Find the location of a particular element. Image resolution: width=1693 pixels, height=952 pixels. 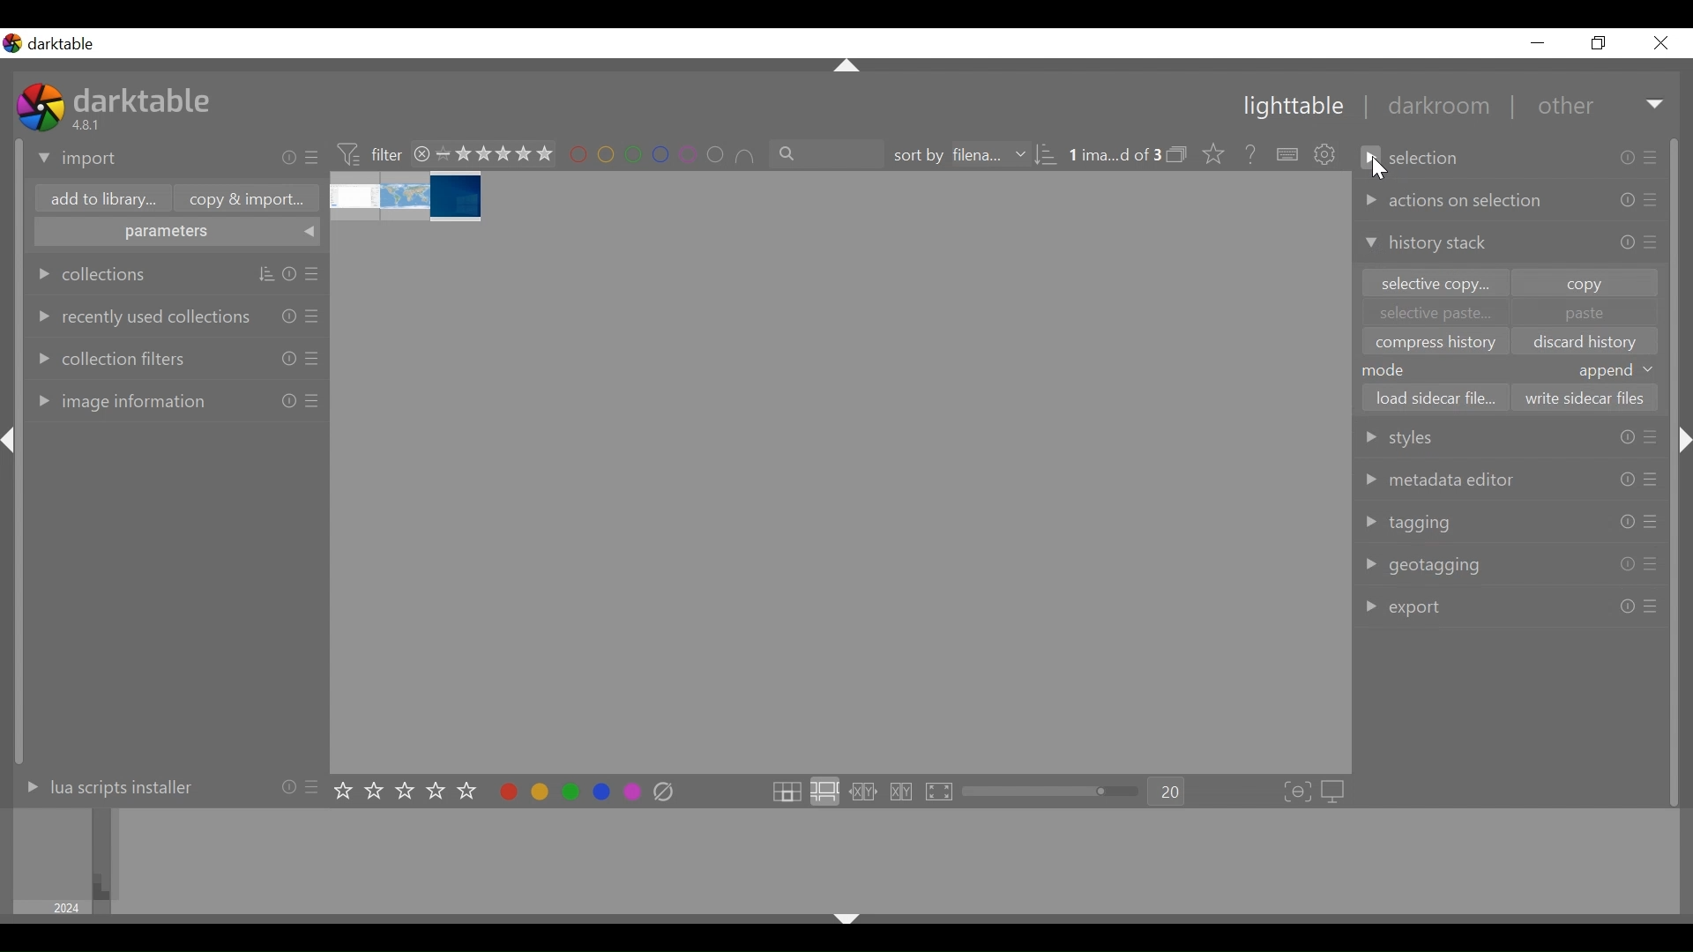

darktable is located at coordinates (145, 99).